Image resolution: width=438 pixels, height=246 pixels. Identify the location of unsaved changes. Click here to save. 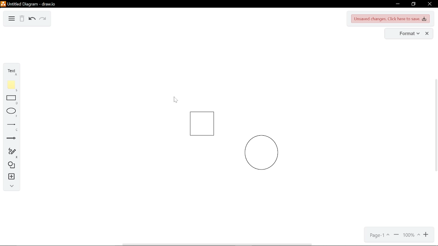
(390, 19).